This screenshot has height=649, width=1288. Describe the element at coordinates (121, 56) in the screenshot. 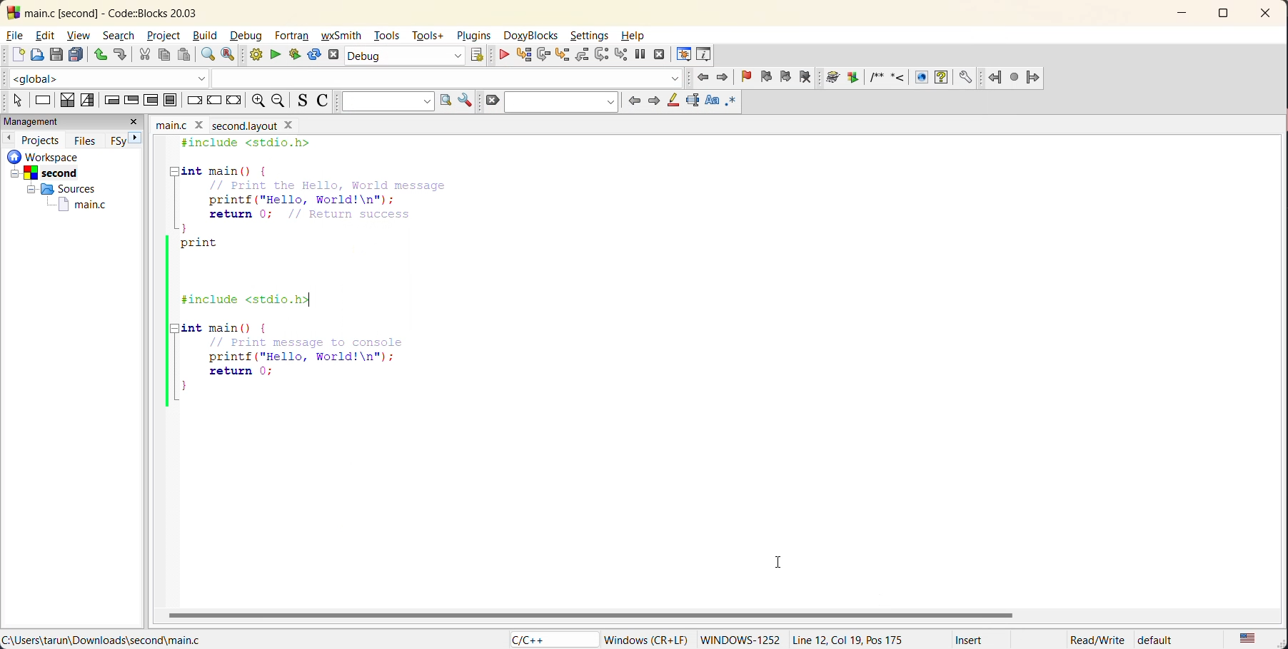

I see `redo` at that location.